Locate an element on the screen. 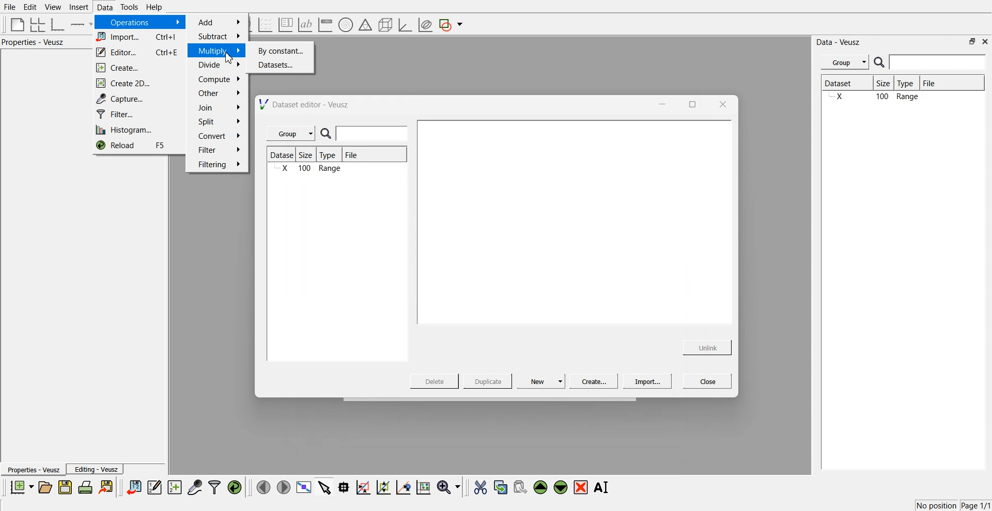 This screenshot has width=992, height=511. Close is located at coordinates (708, 380).